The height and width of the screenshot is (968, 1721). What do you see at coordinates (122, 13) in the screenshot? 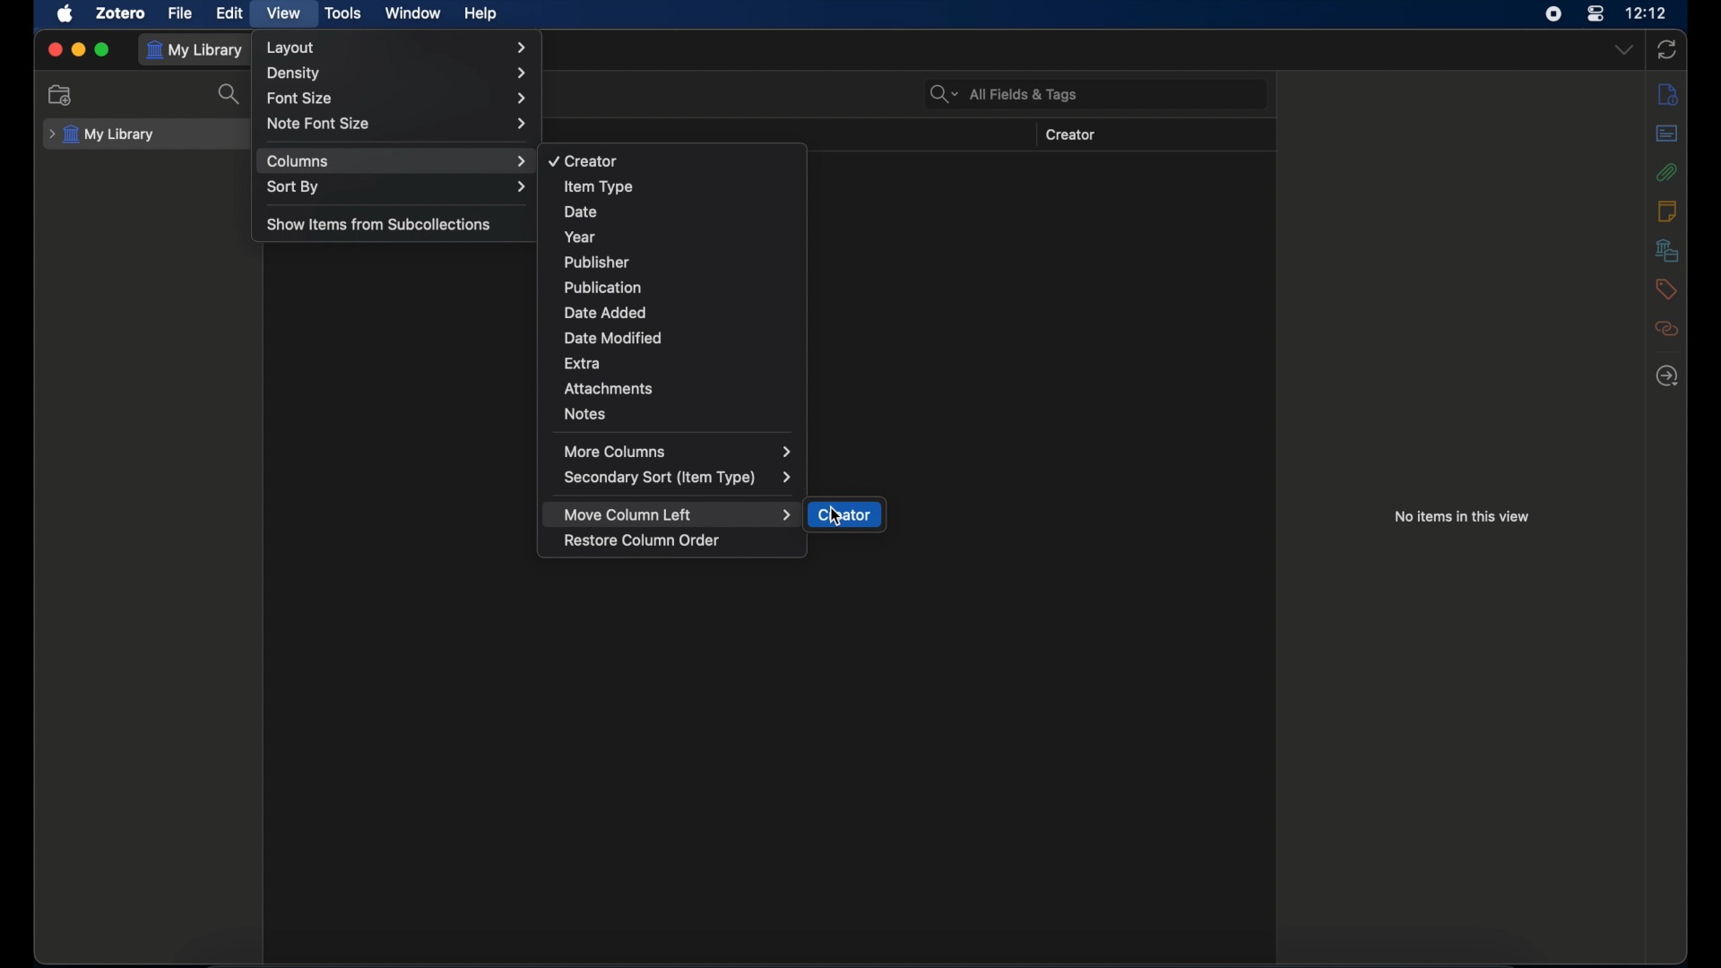
I see `zotero` at bounding box center [122, 13].